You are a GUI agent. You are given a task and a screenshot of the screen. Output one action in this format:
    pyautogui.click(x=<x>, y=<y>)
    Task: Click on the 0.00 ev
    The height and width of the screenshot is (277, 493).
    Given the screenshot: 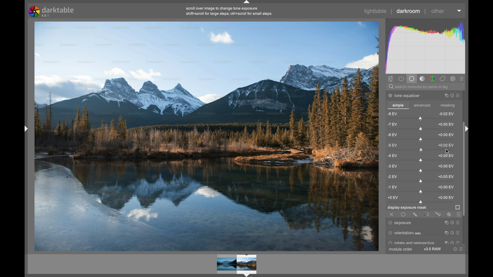 What is the action you would take?
    pyautogui.click(x=446, y=187)
    